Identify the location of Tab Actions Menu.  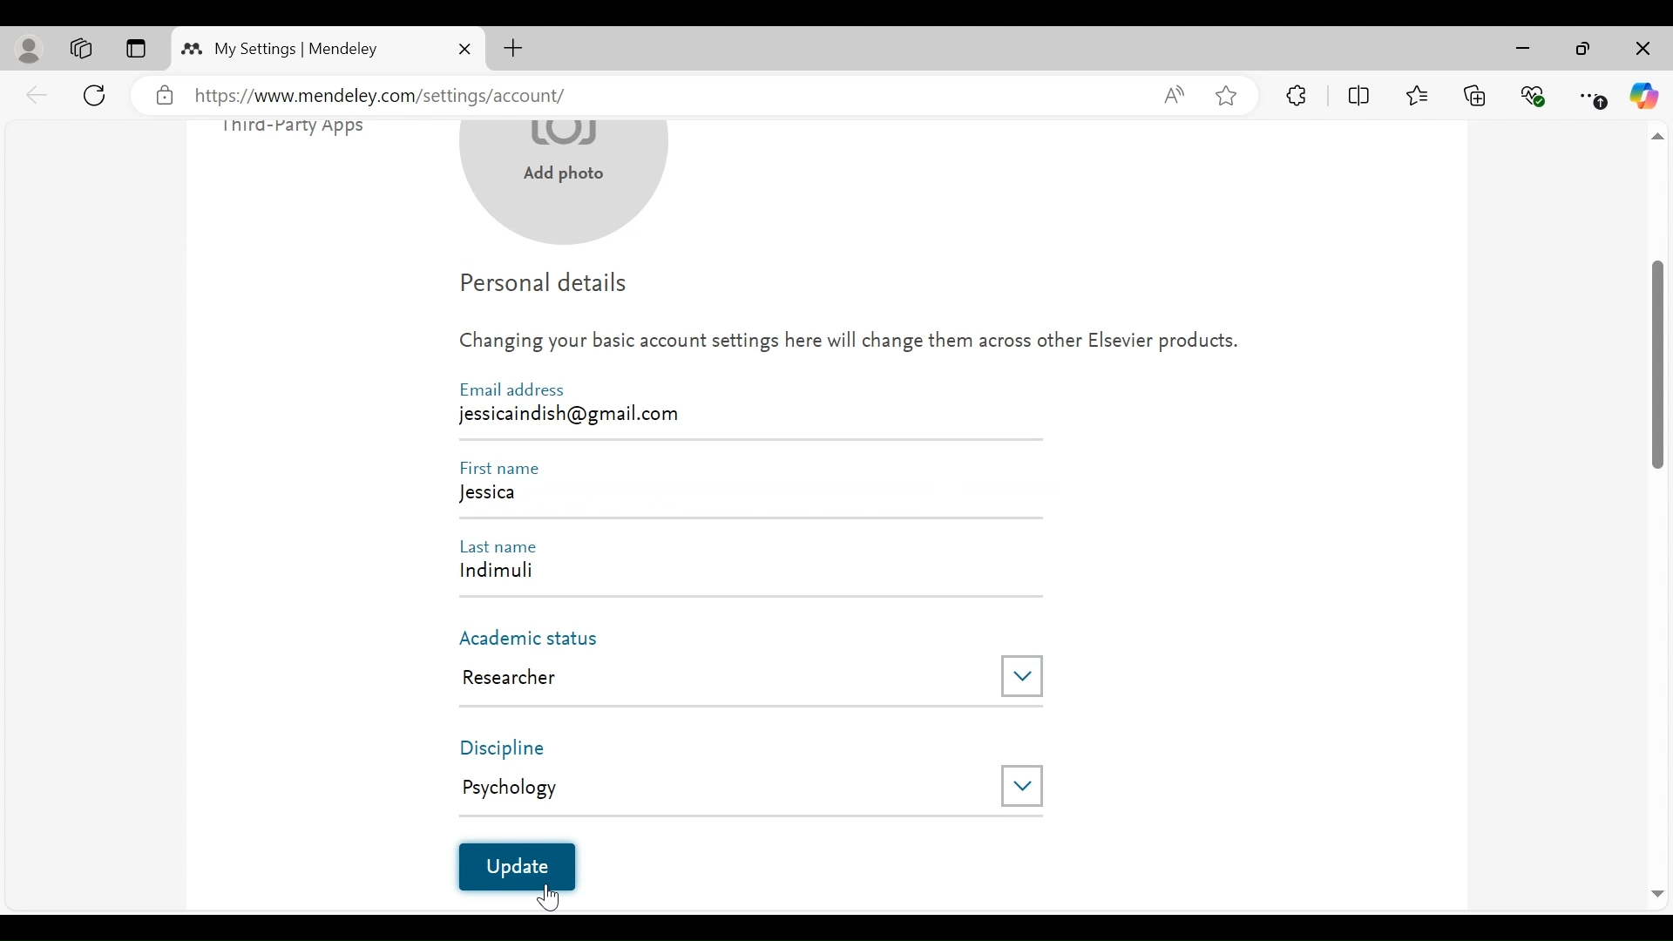
(135, 50).